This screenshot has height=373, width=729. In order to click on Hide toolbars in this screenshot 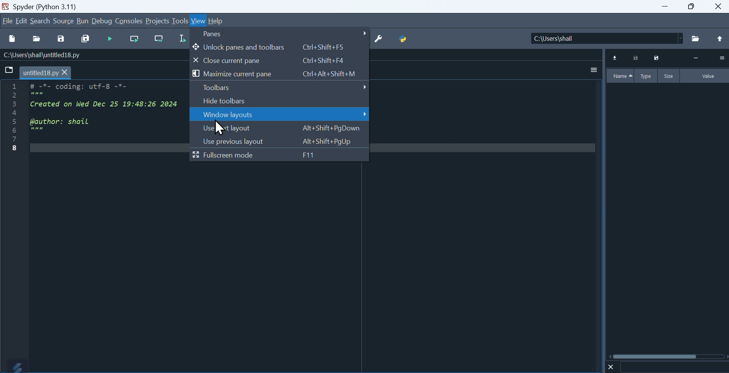, I will do `click(279, 101)`.